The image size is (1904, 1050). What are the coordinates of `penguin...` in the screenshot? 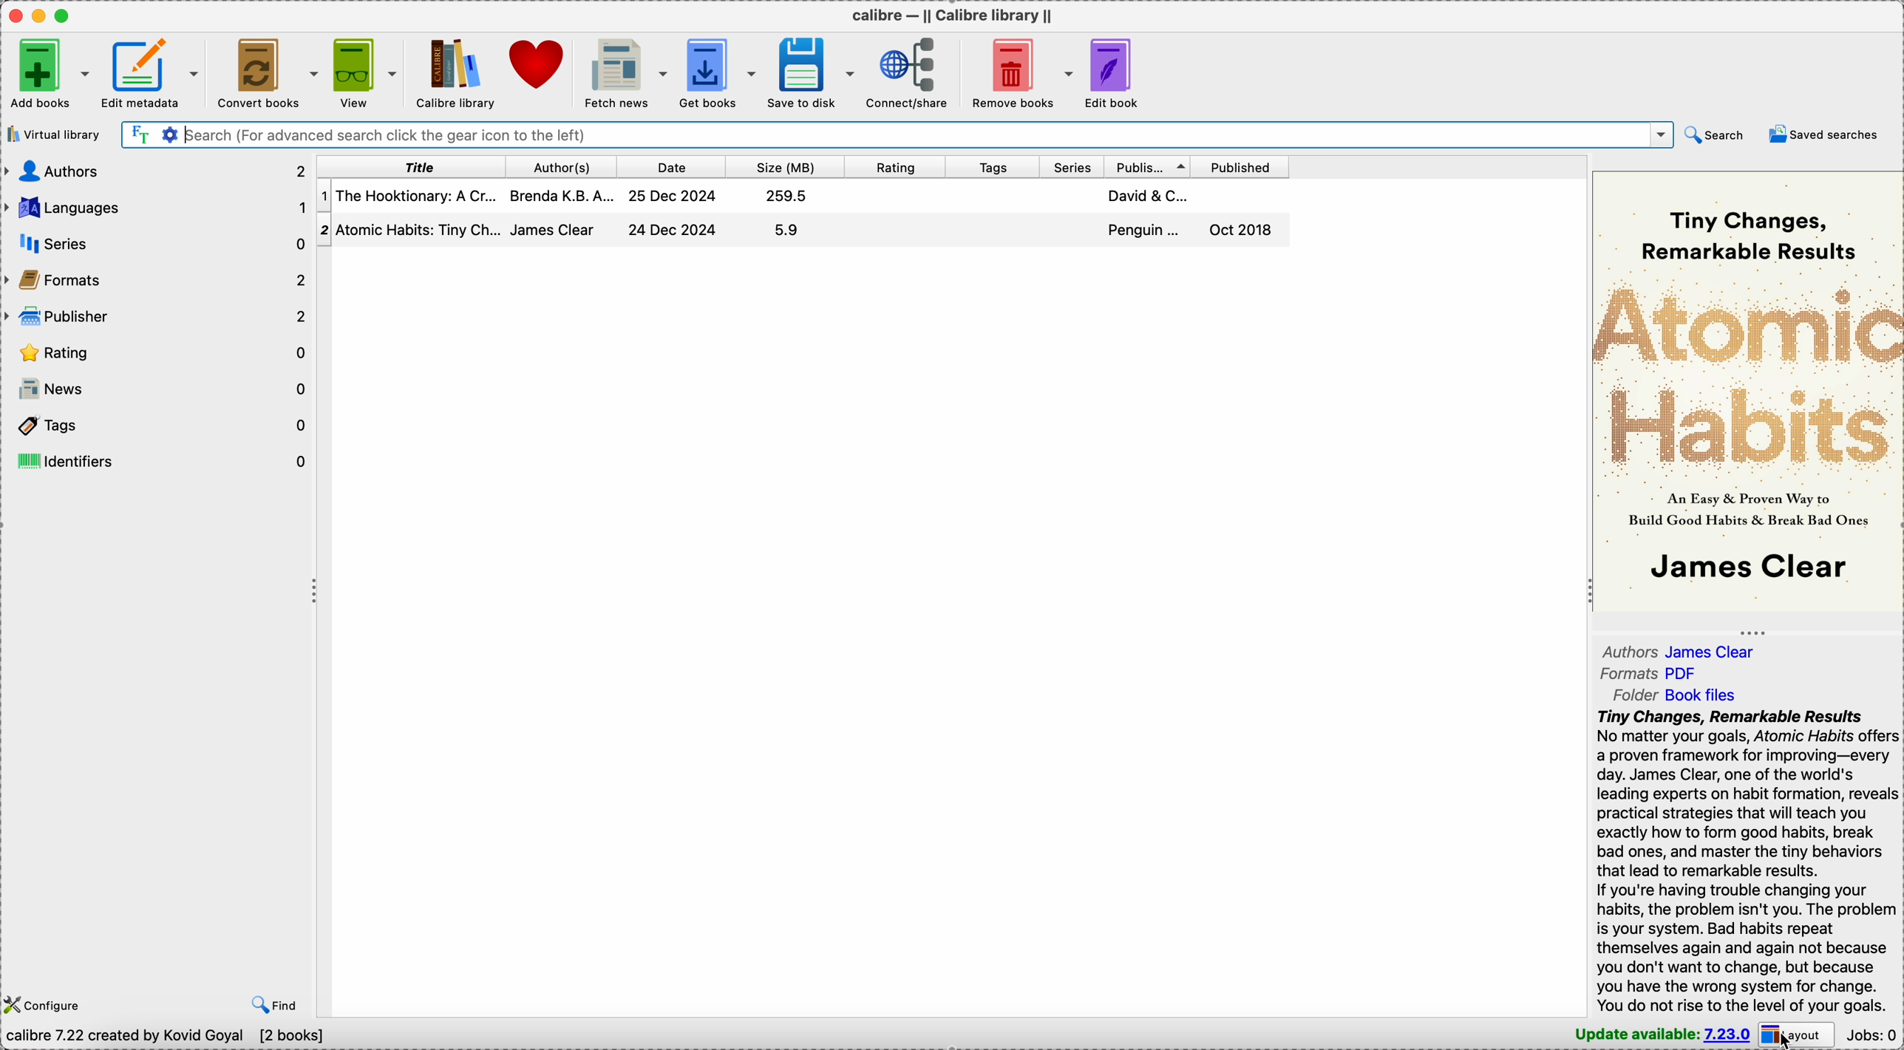 It's located at (1145, 230).